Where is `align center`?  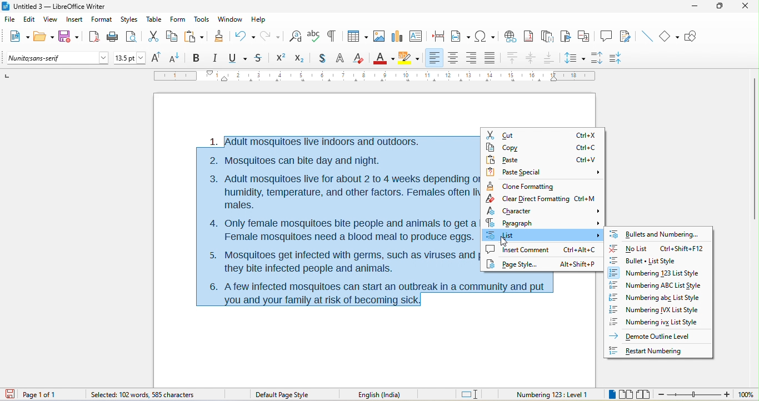 align center is located at coordinates (531, 59).